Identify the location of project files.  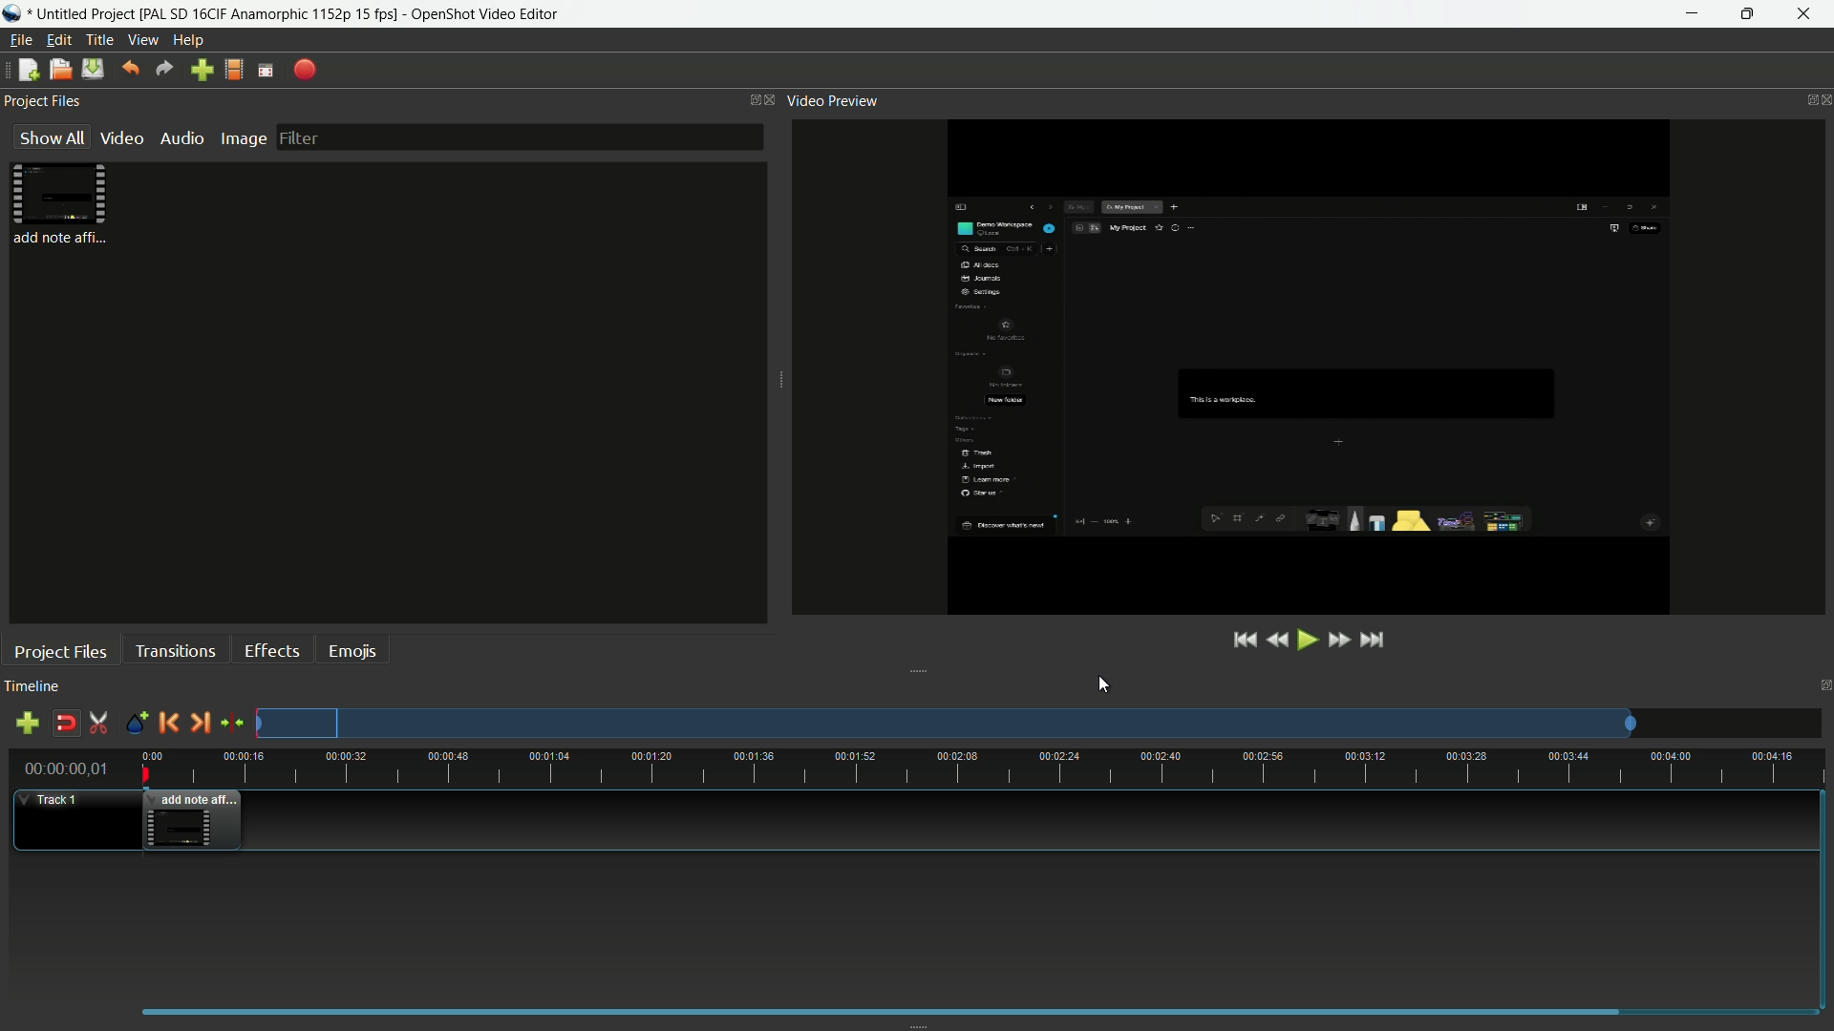
(59, 653).